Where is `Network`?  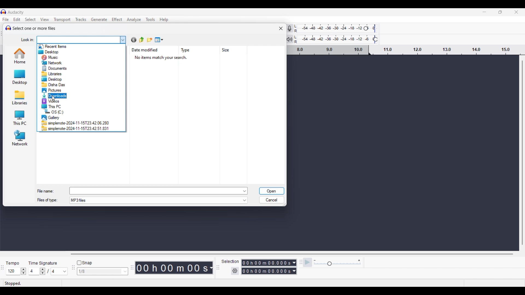
Network is located at coordinates (53, 63).